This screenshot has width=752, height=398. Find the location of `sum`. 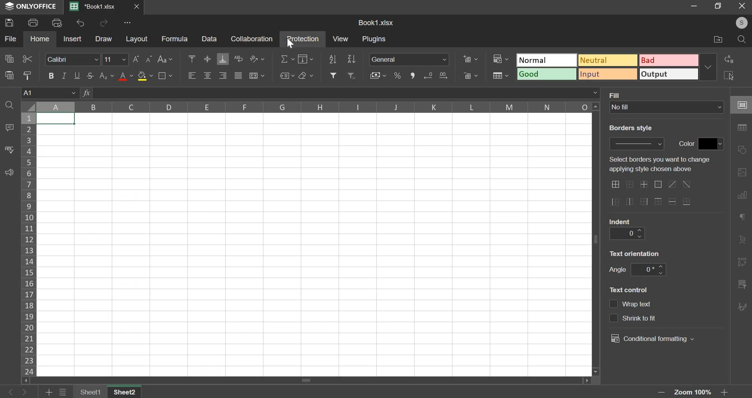

sum is located at coordinates (287, 60).